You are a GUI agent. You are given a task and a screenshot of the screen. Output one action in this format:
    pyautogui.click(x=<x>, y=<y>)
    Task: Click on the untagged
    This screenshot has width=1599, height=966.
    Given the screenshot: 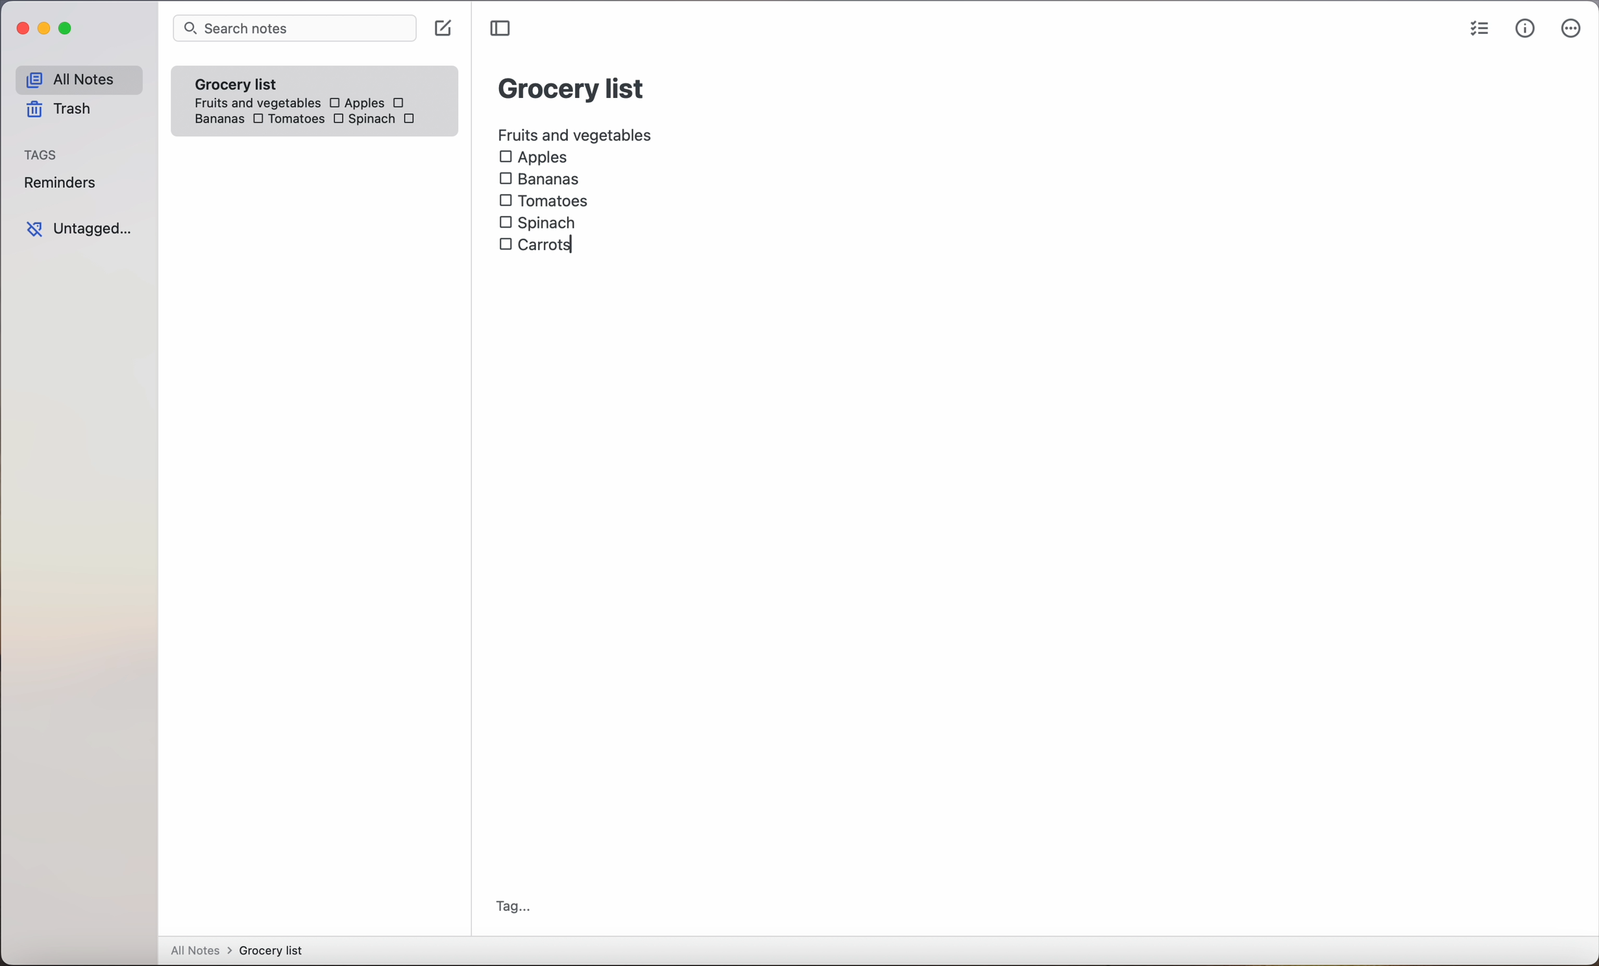 What is the action you would take?
    pyautogui.click(x=79, y=229)
    